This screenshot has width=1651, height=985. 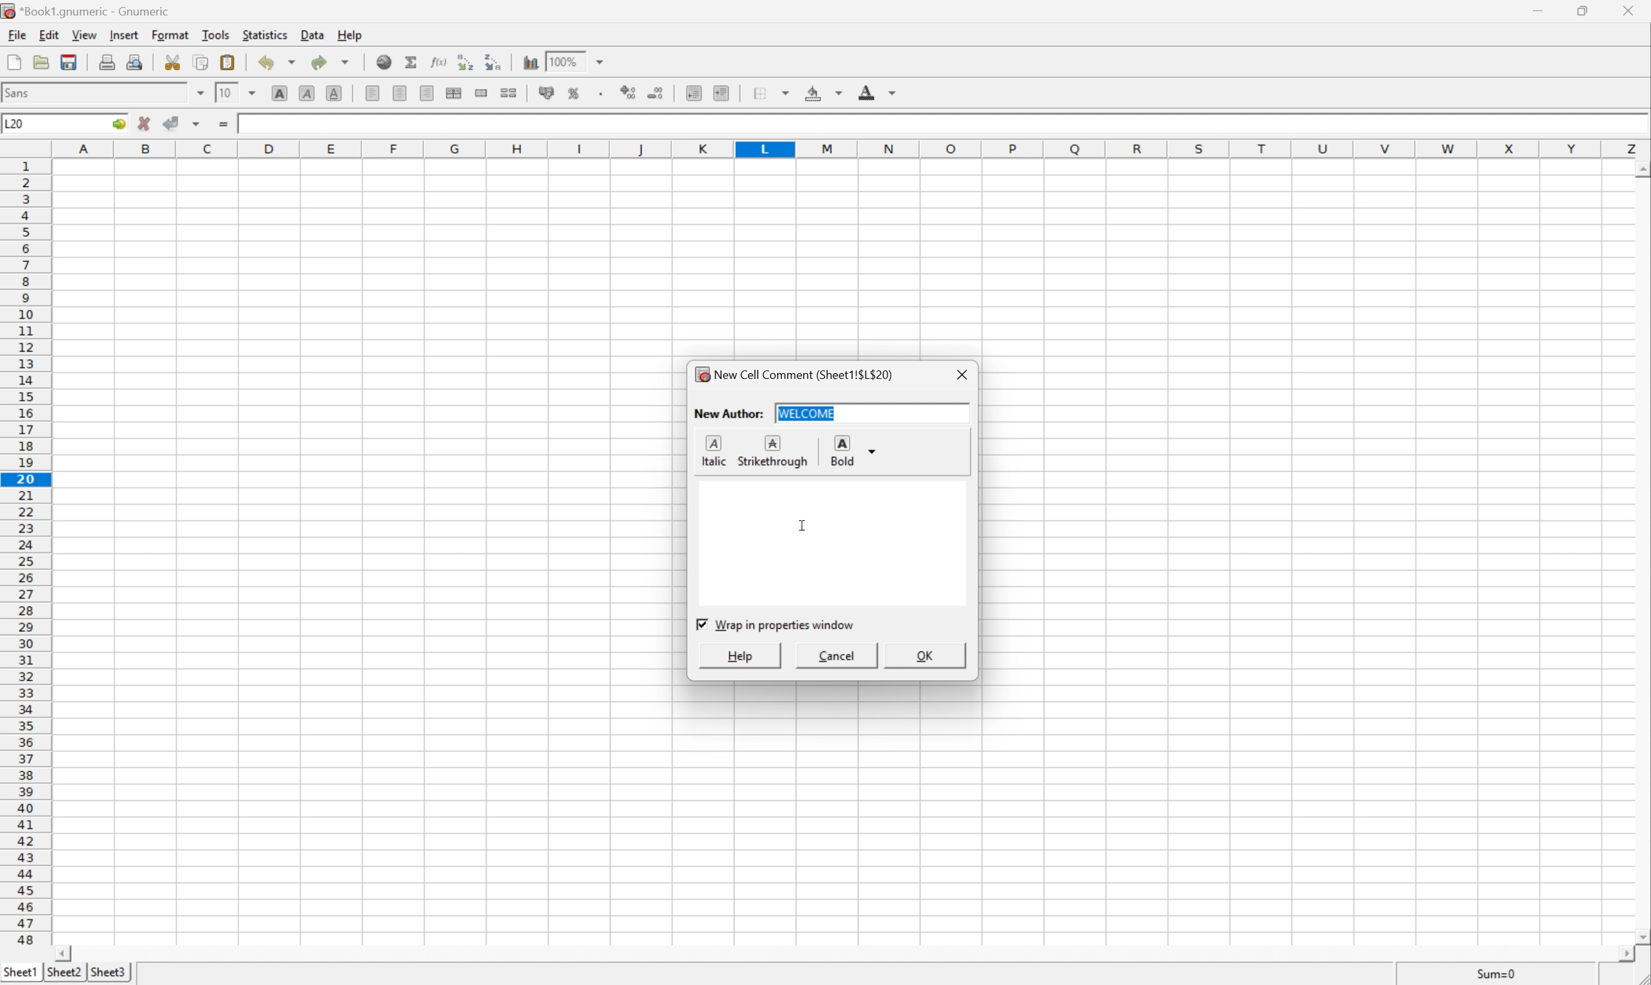 I want to click on Undo, so click(x=275, y=62).